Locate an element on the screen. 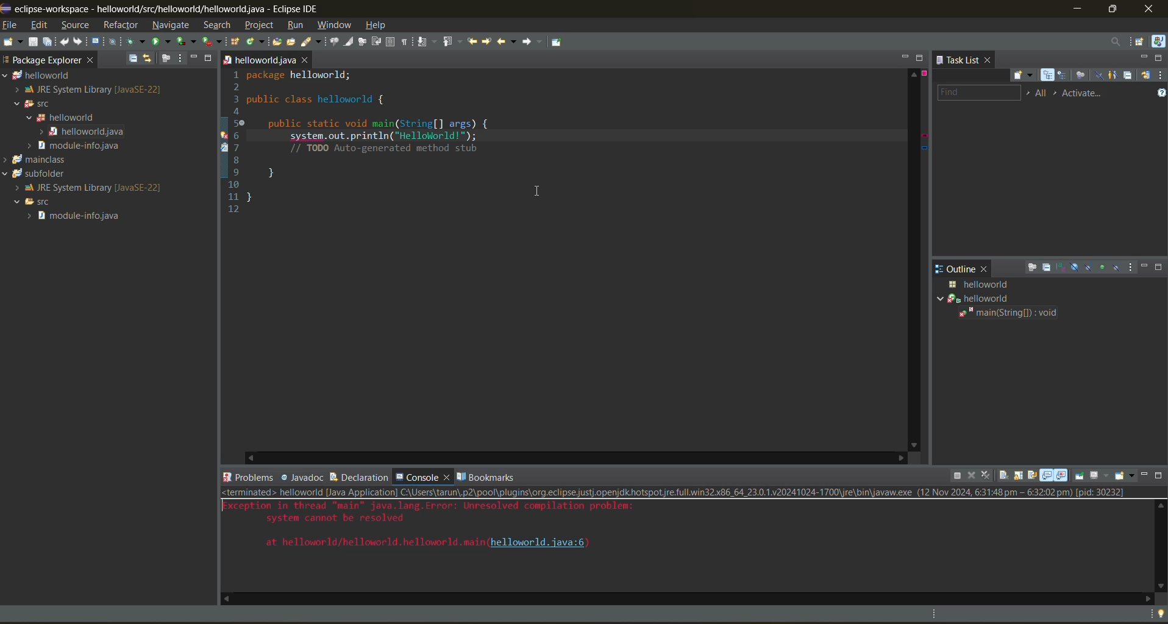 The height and width of the screenshot is (624, 1168). show tasks UI legend is located at coordinates (1161, 92).